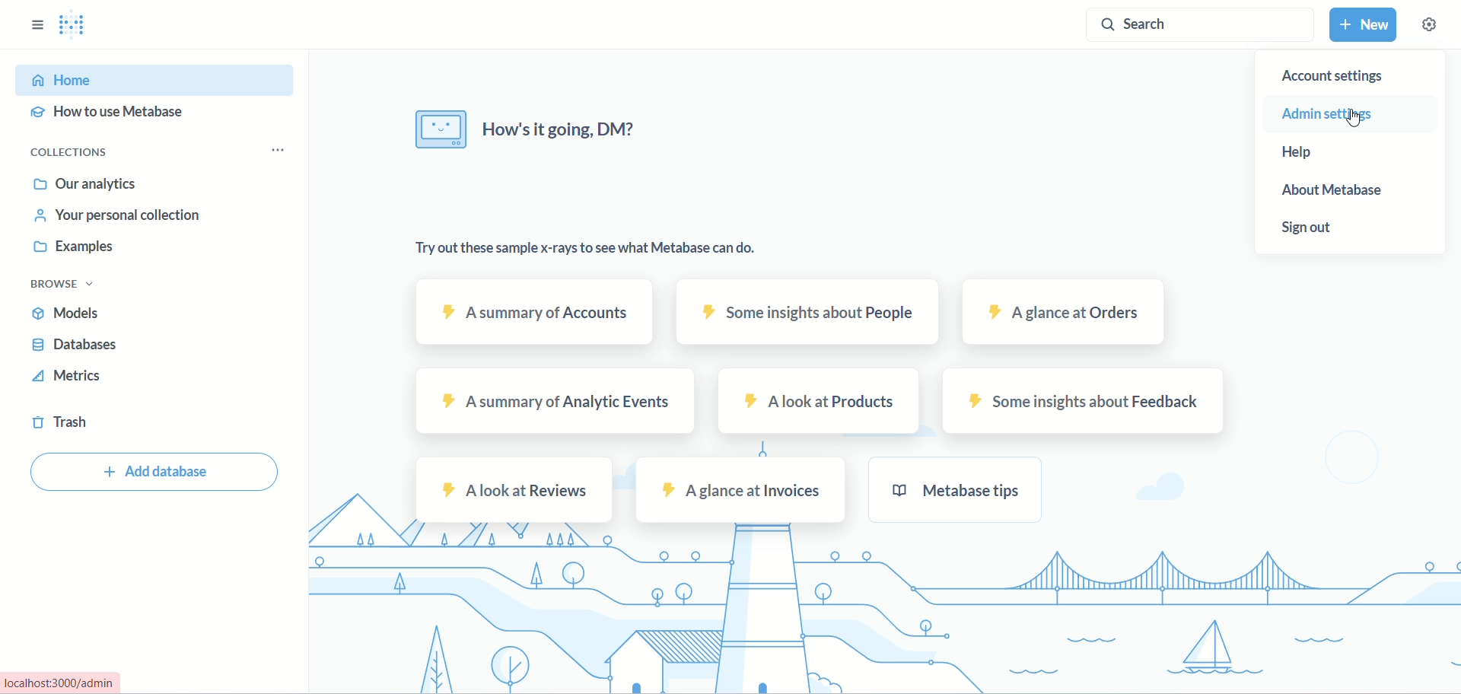  What do you see at coordinates (515, 491) in the screenshot?
I see `reviews` at bounding box center [515, 491].